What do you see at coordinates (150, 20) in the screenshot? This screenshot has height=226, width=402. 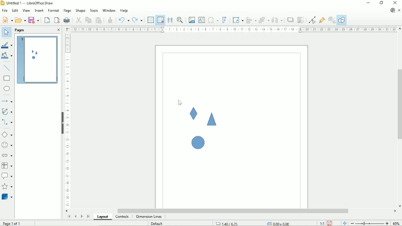 I see `Display grid` at bounding box center [150, 20].